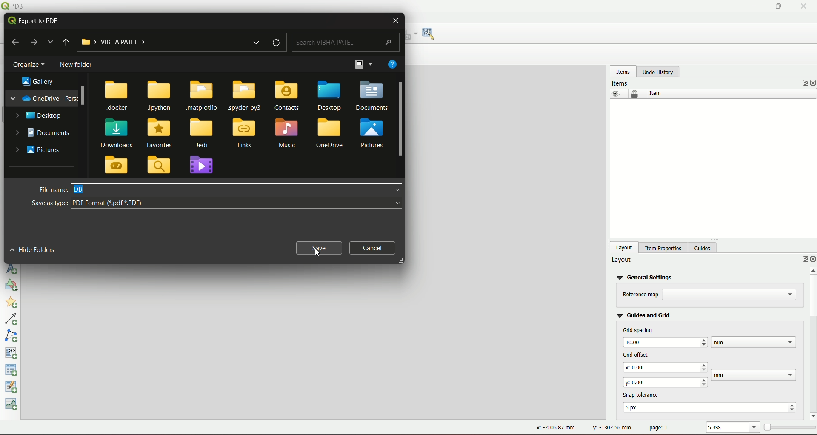  What do you see at coordinates (776, 6) in the screenshot?
I see `maximize` at bounding box center [776, 6].